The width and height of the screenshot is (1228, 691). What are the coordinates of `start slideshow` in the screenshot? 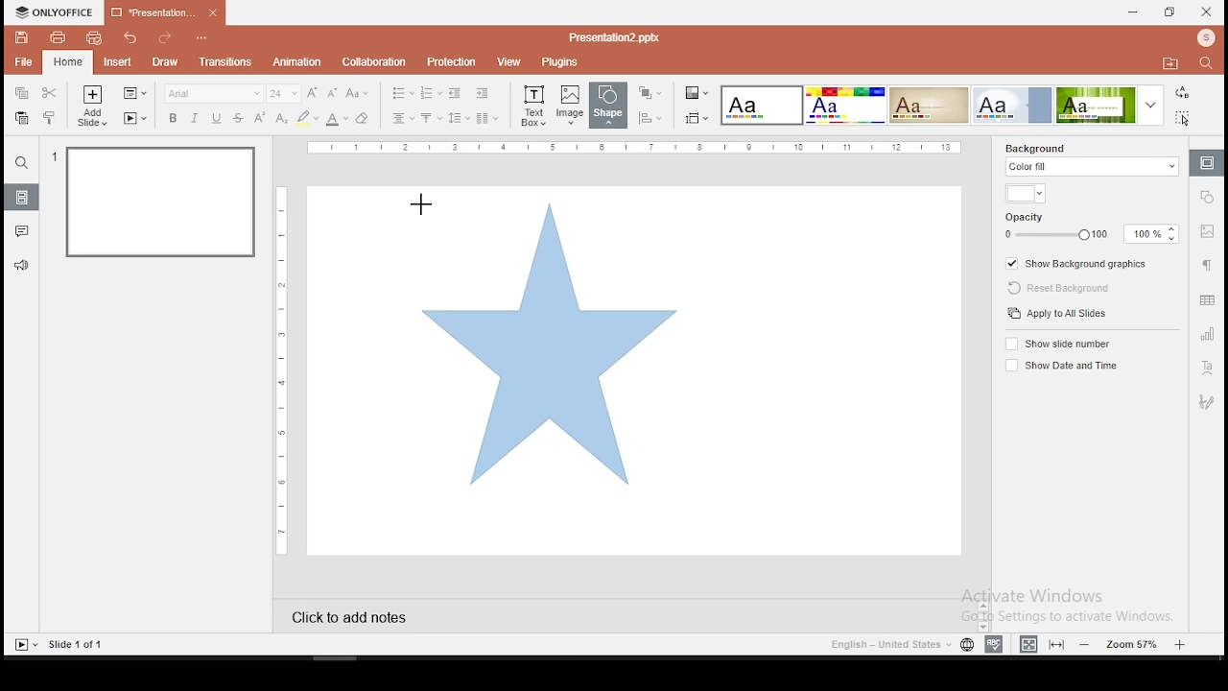 It's located at (135, 118).